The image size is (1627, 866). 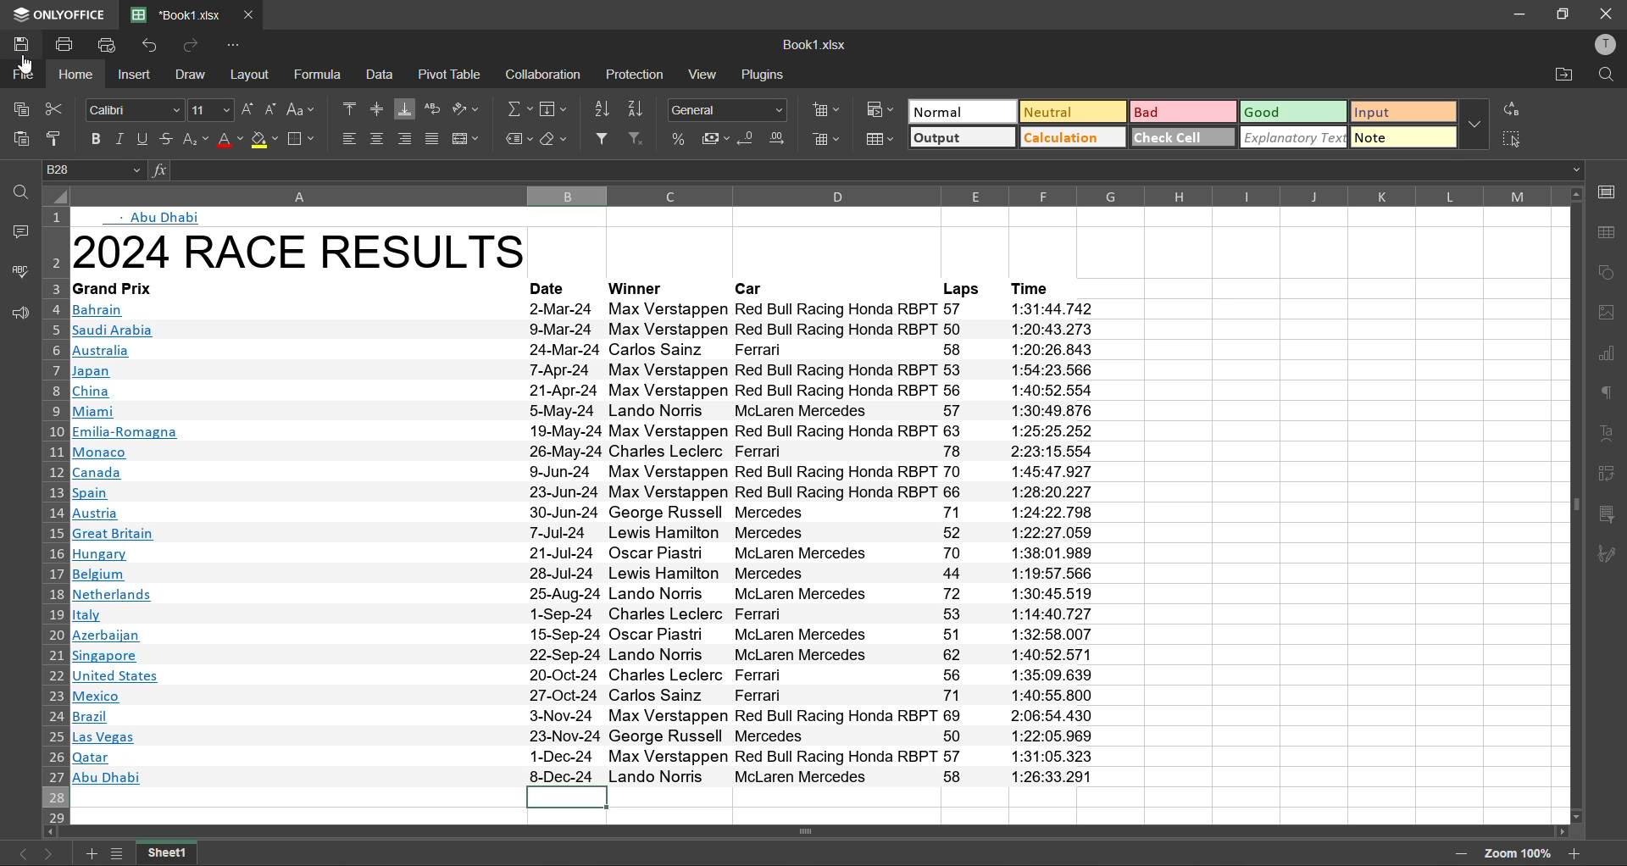 What do you see at coordinates (380, 109) in the screenshot?
I see `align middle` at bounding box center [380, 109].